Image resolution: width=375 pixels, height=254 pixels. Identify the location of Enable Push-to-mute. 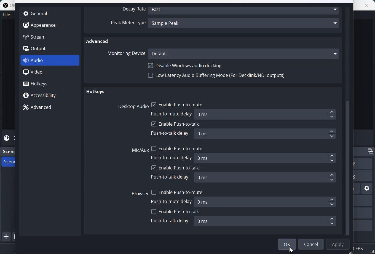
(177, 191).